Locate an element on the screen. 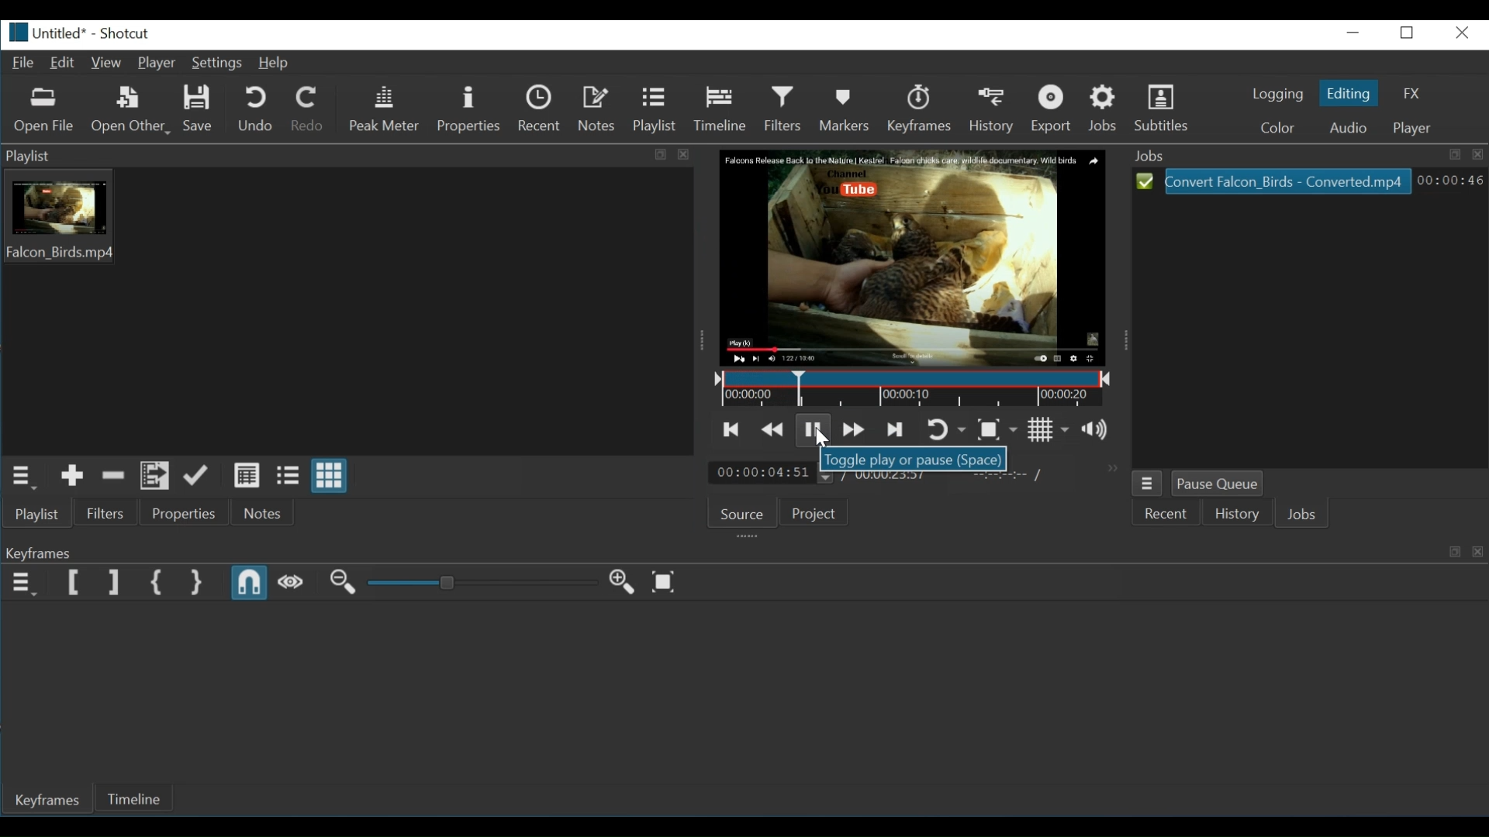 This screenshot has width=1489, height=837. Adjust Zoom keyframe  is located at coordinates (482, 582).